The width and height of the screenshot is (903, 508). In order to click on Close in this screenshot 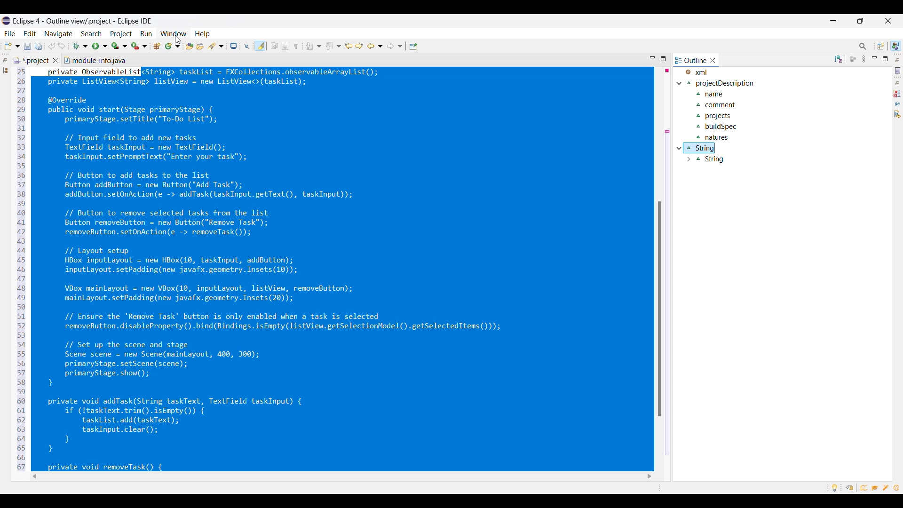, I will do `click(713, 61)`.